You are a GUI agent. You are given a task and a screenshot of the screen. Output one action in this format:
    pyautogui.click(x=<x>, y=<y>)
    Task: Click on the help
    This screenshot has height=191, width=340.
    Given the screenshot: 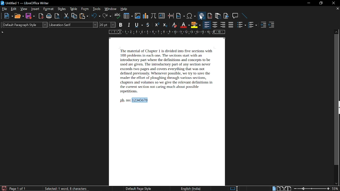 What is the action you would take?
    pyautogui.click(x=124, y=10)
    